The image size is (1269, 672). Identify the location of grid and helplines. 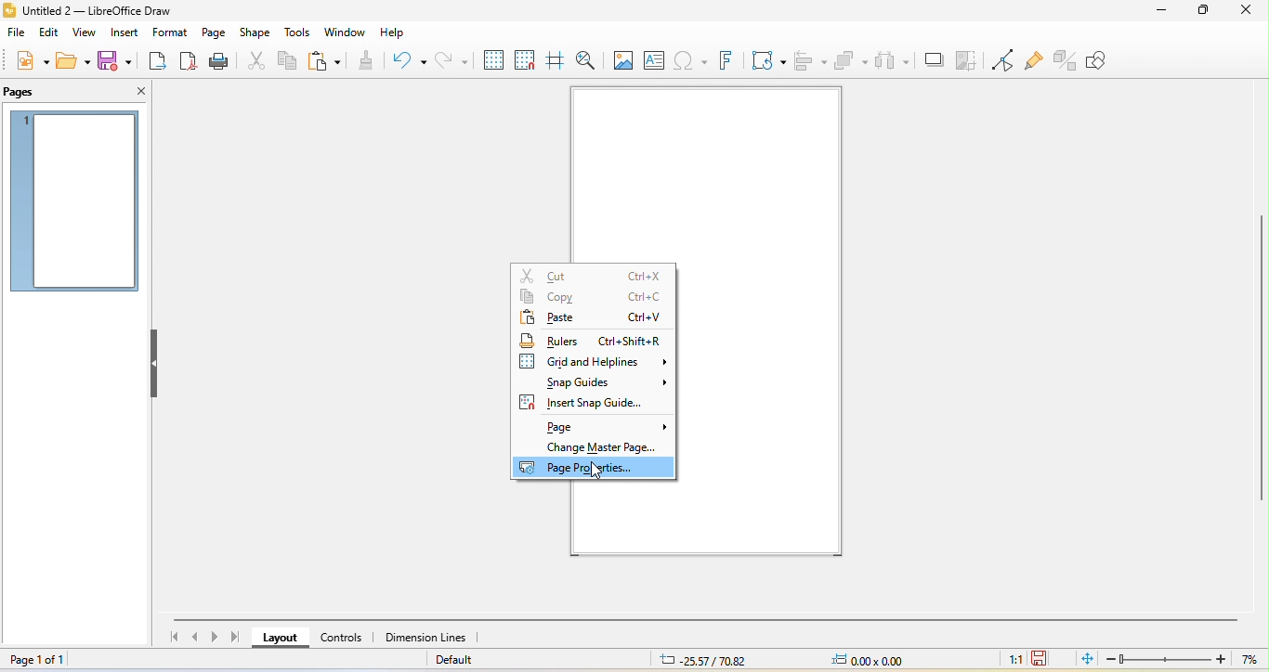
(595, 360).